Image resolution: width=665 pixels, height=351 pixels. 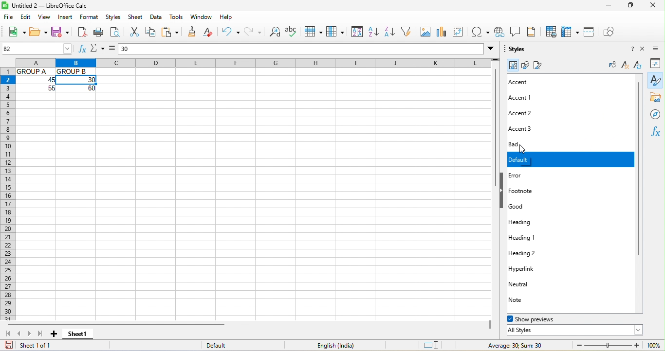 What do you see at coordinates (45, 347) in the screenshot?
I see `sheet 1 of 1` at bounding box center [45, 347].